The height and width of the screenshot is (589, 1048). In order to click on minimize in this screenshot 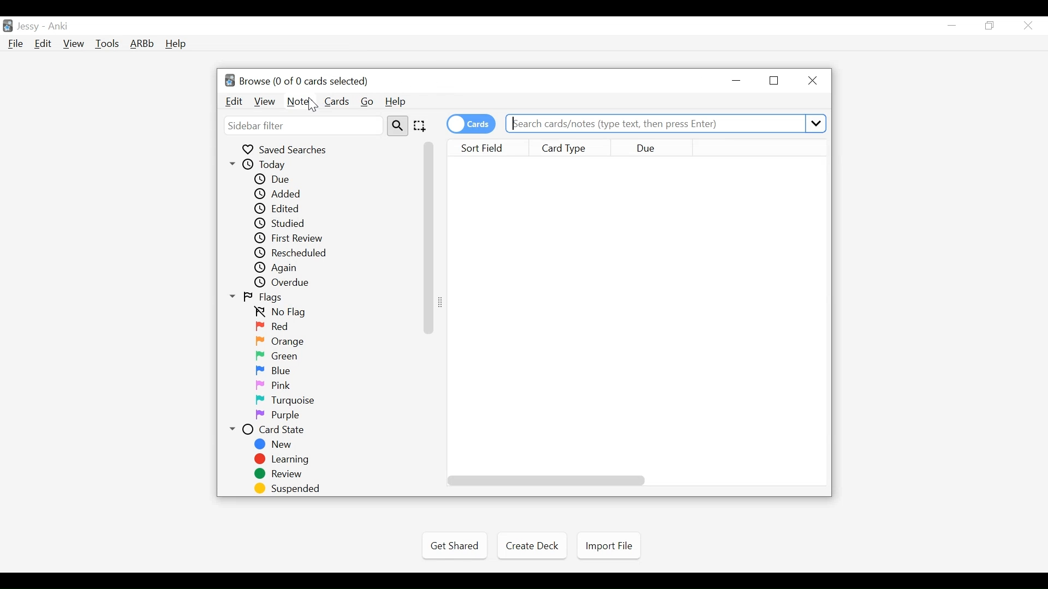, I will do `click(738, 81)`.